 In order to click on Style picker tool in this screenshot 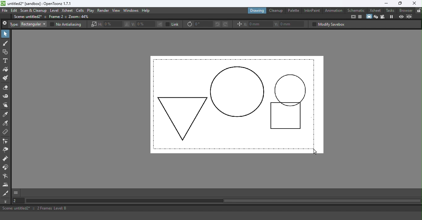, I will do `click(6, 114)`.